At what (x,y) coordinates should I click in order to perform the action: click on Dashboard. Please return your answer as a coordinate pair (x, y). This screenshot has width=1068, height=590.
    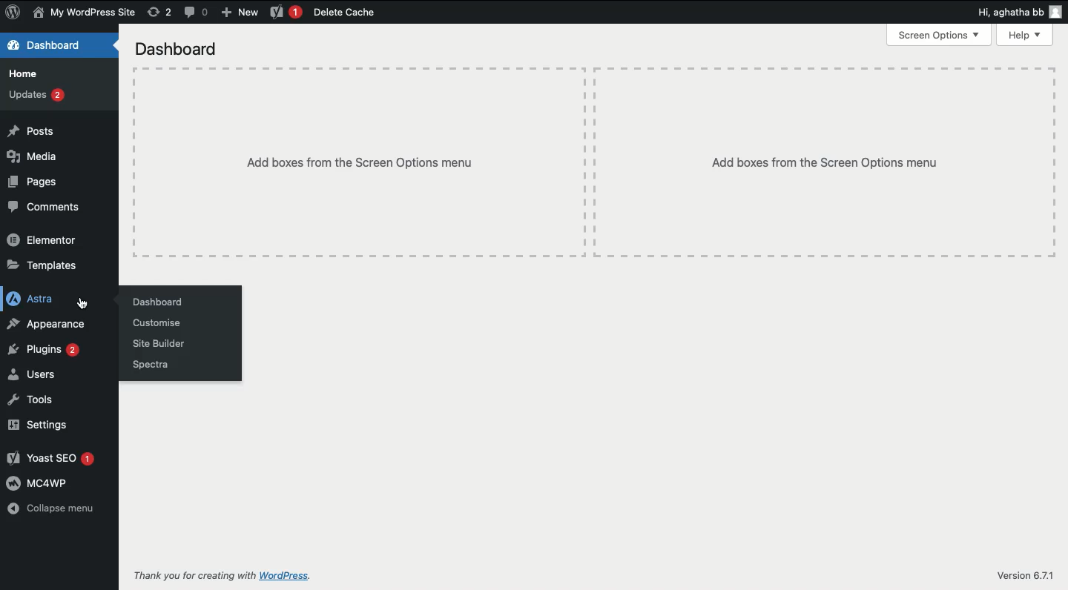
    Looking at the image, I should click on (46, 45).